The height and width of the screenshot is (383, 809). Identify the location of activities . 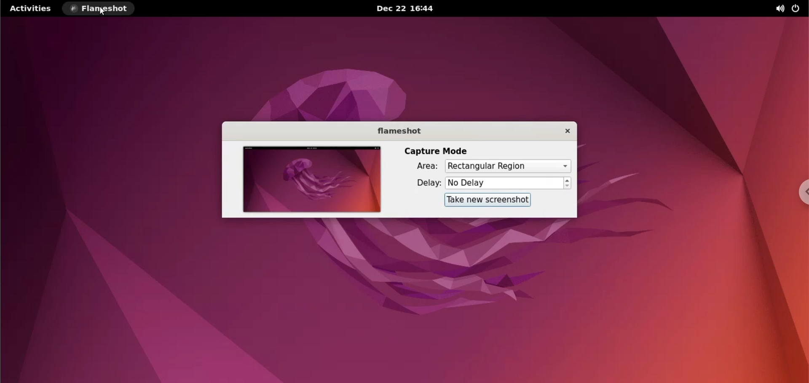
(31, 8).